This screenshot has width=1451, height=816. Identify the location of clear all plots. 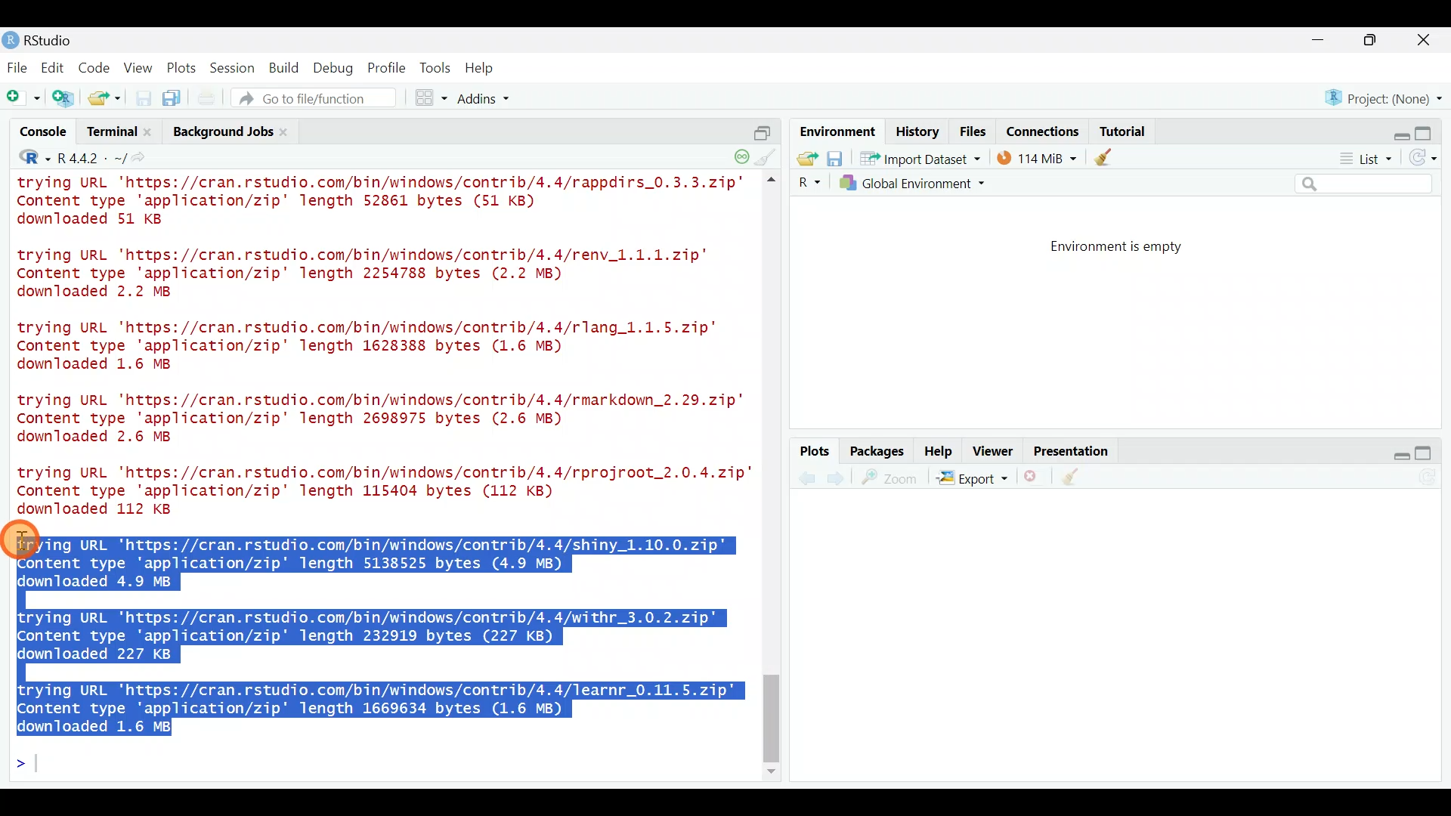
(1079, 479).